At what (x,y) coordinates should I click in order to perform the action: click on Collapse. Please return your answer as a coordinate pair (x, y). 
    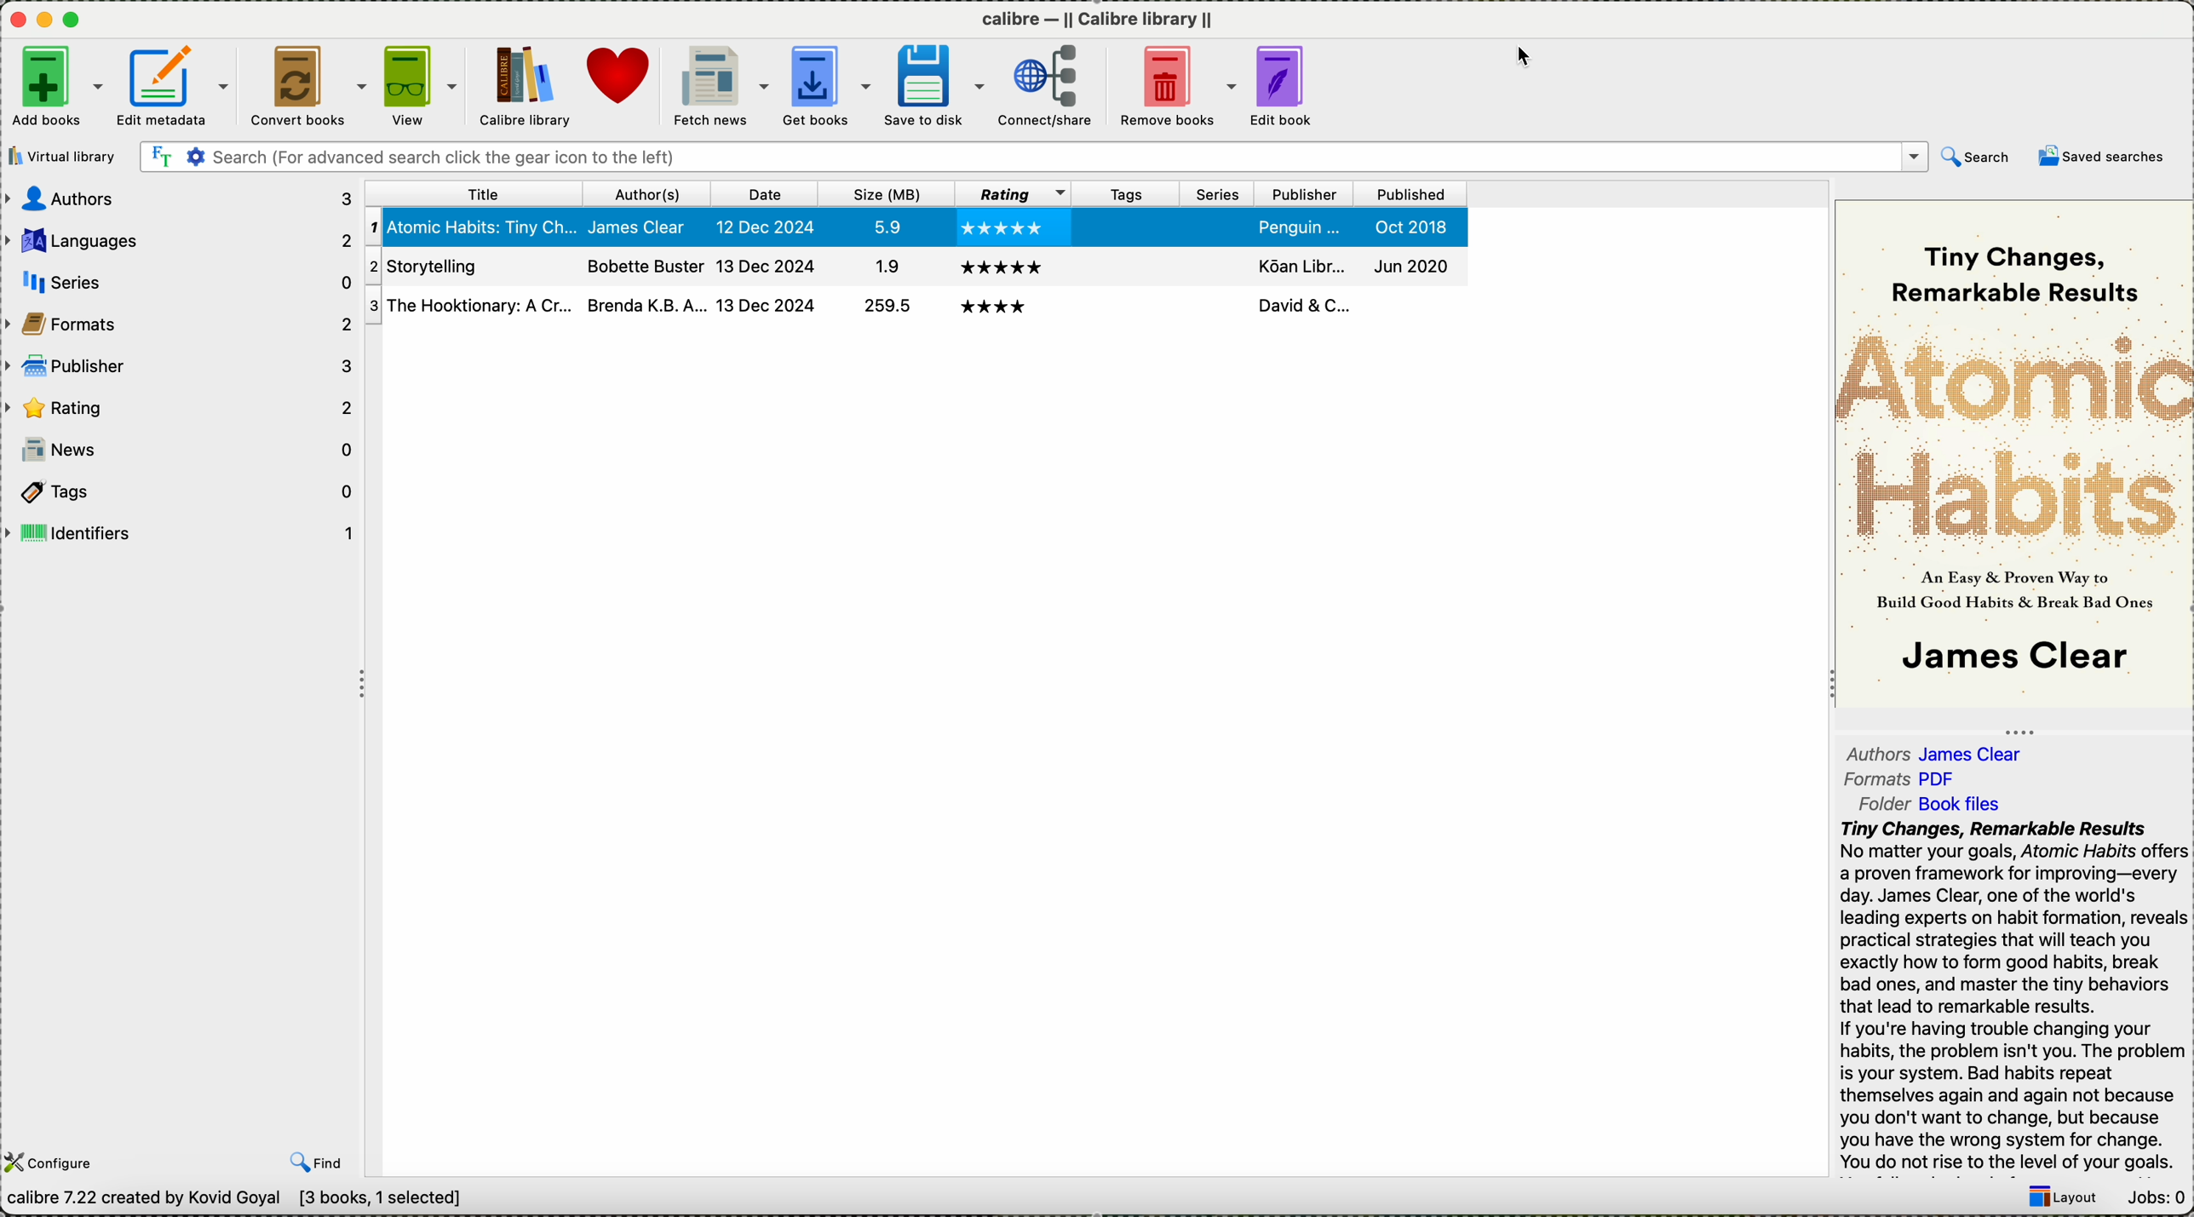
    Looking at the image, I should click on (1825, 686).